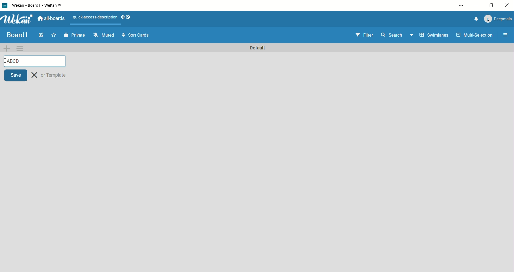 The image size is (514, 272). I want to click on close, so click(507, 5).